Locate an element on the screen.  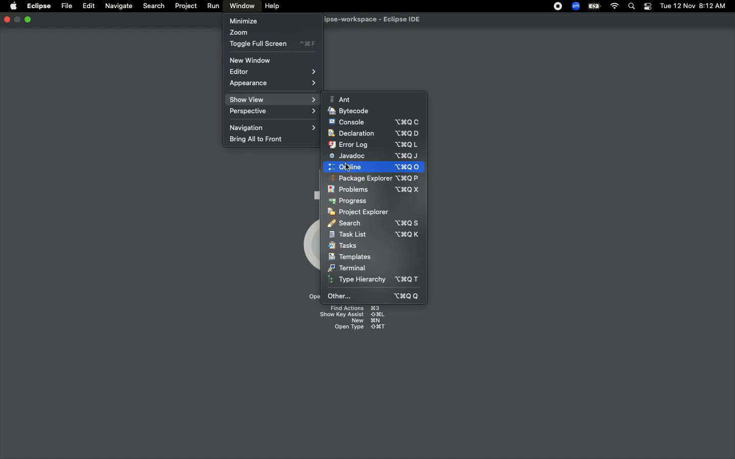
Project is located at coordinates (184, 6).